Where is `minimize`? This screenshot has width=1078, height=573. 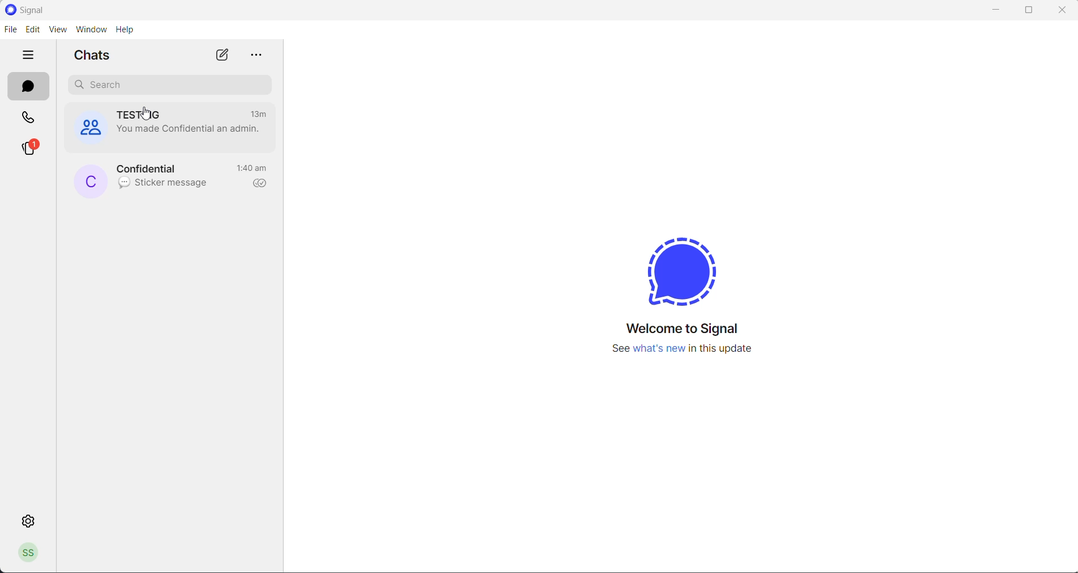
minimize is located at coordinates (995, 11).